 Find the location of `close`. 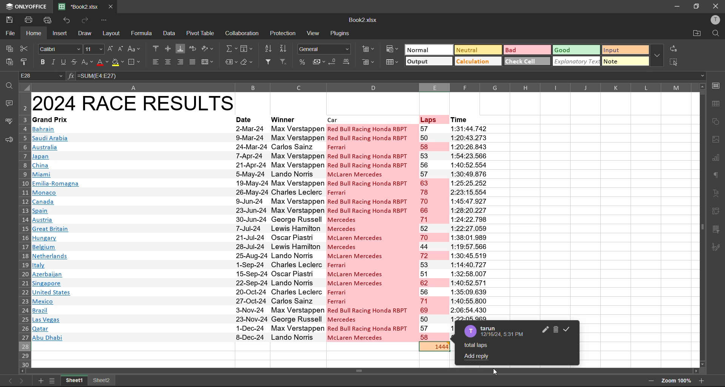

close is located at coordinates (716, 6).